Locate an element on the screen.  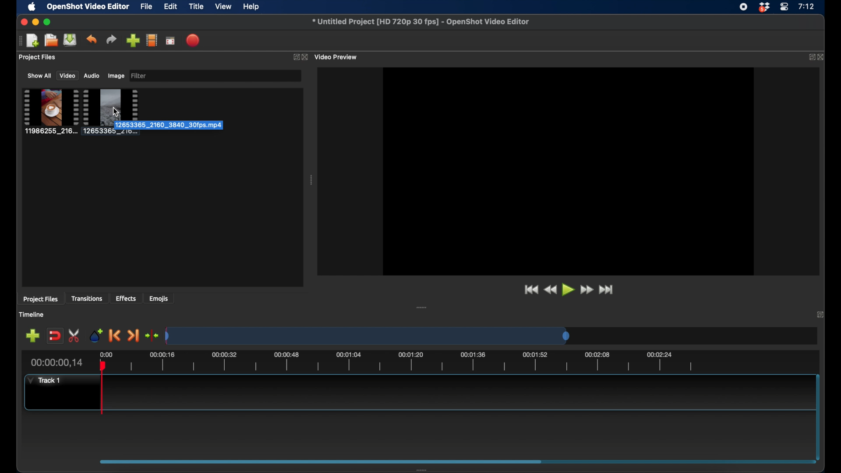
timeline is located at coordinates (31, 314).